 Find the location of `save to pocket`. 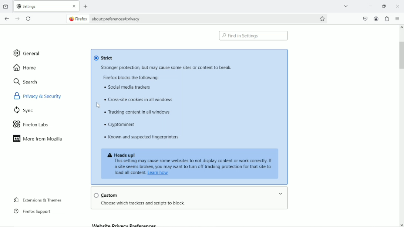

save to pocket is located at coordinates (365, 18).